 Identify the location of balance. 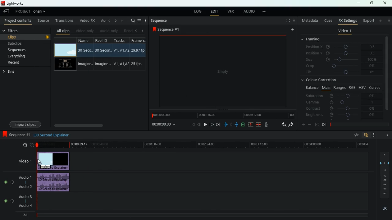
(311, 88).